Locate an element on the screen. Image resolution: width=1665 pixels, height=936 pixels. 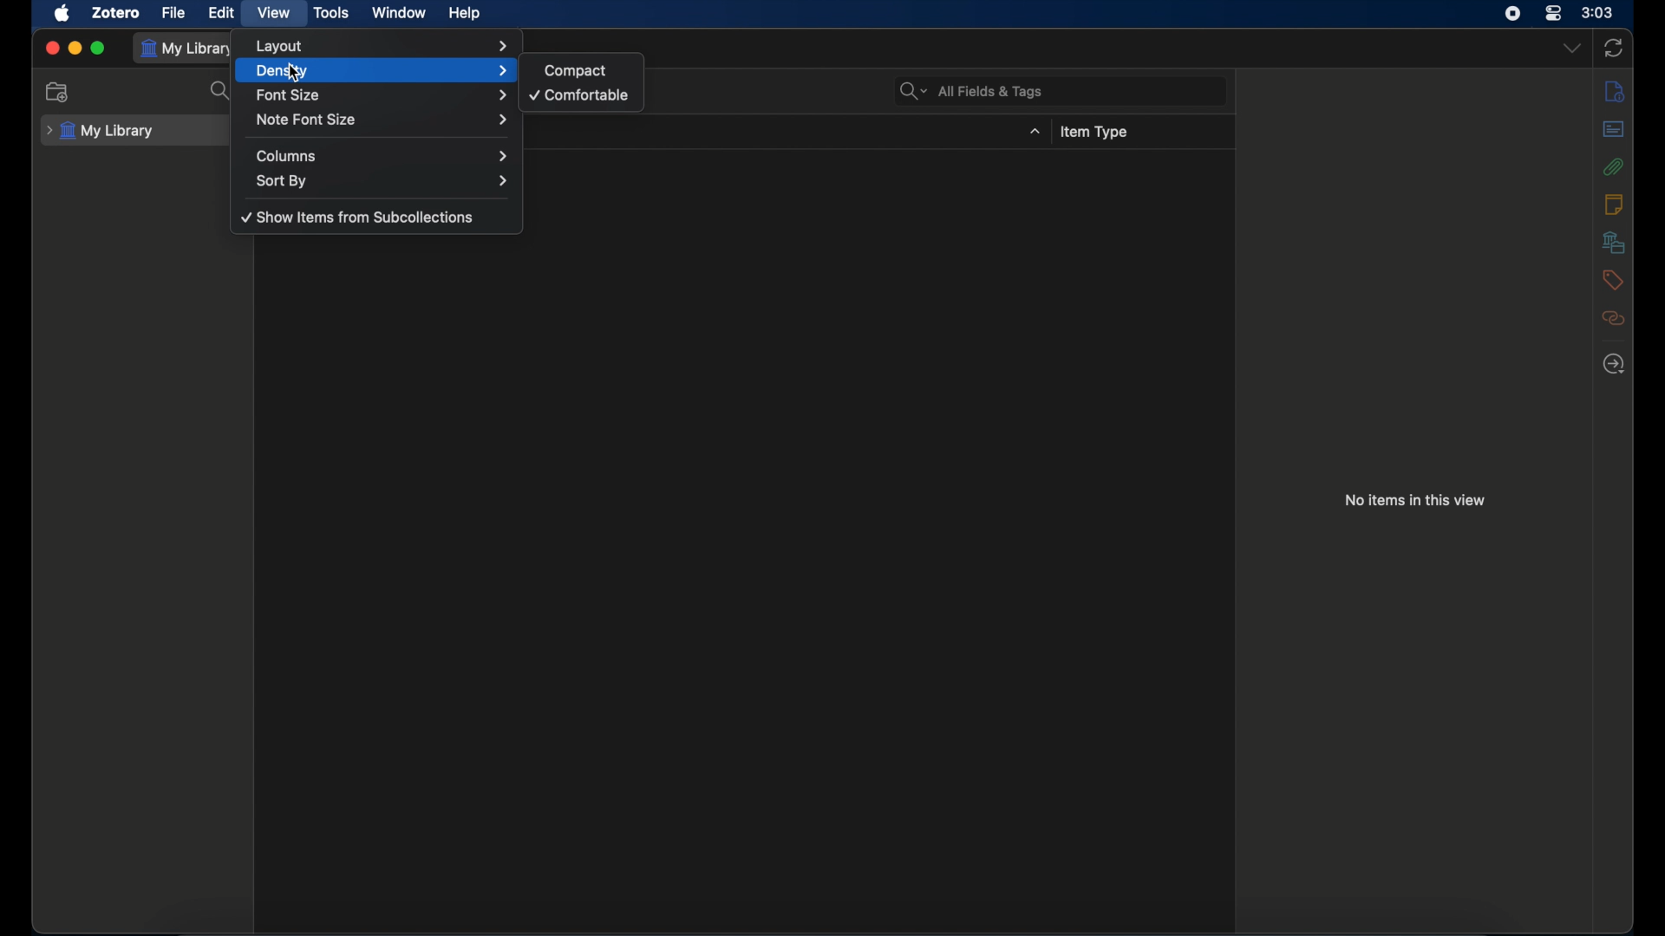
layout is located at coordinates (383, 46).